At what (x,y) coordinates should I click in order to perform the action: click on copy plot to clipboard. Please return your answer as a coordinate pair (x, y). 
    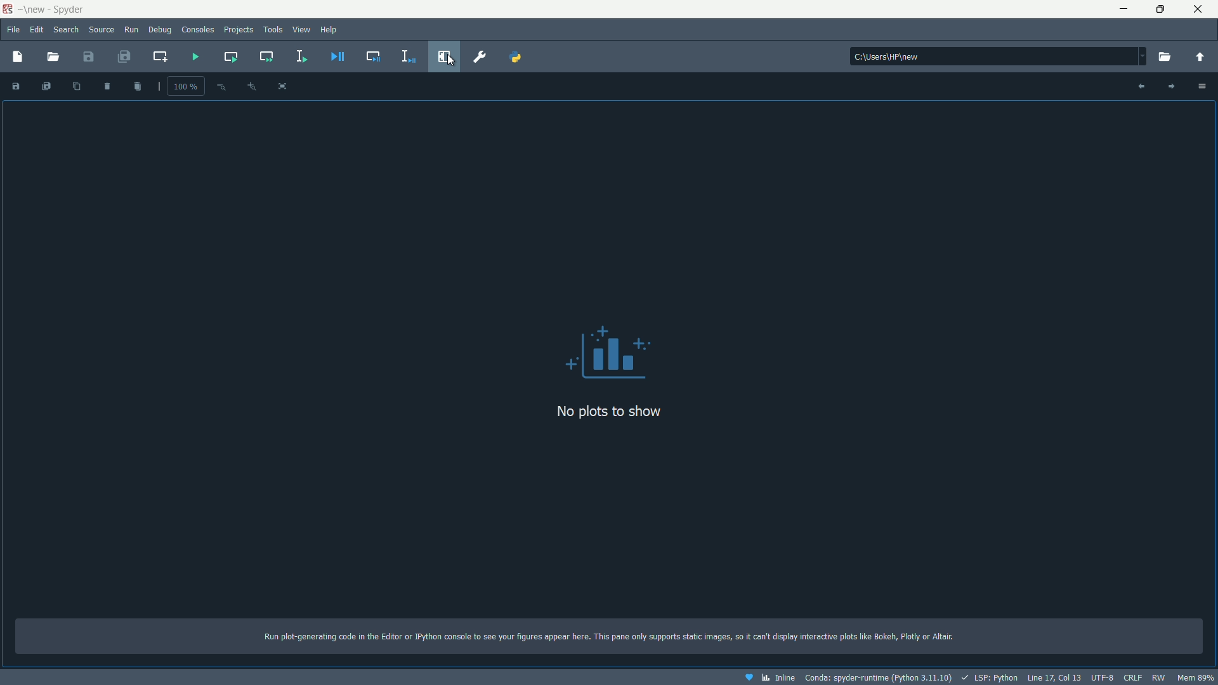
    Looking at the image, I should click on (75, 86).